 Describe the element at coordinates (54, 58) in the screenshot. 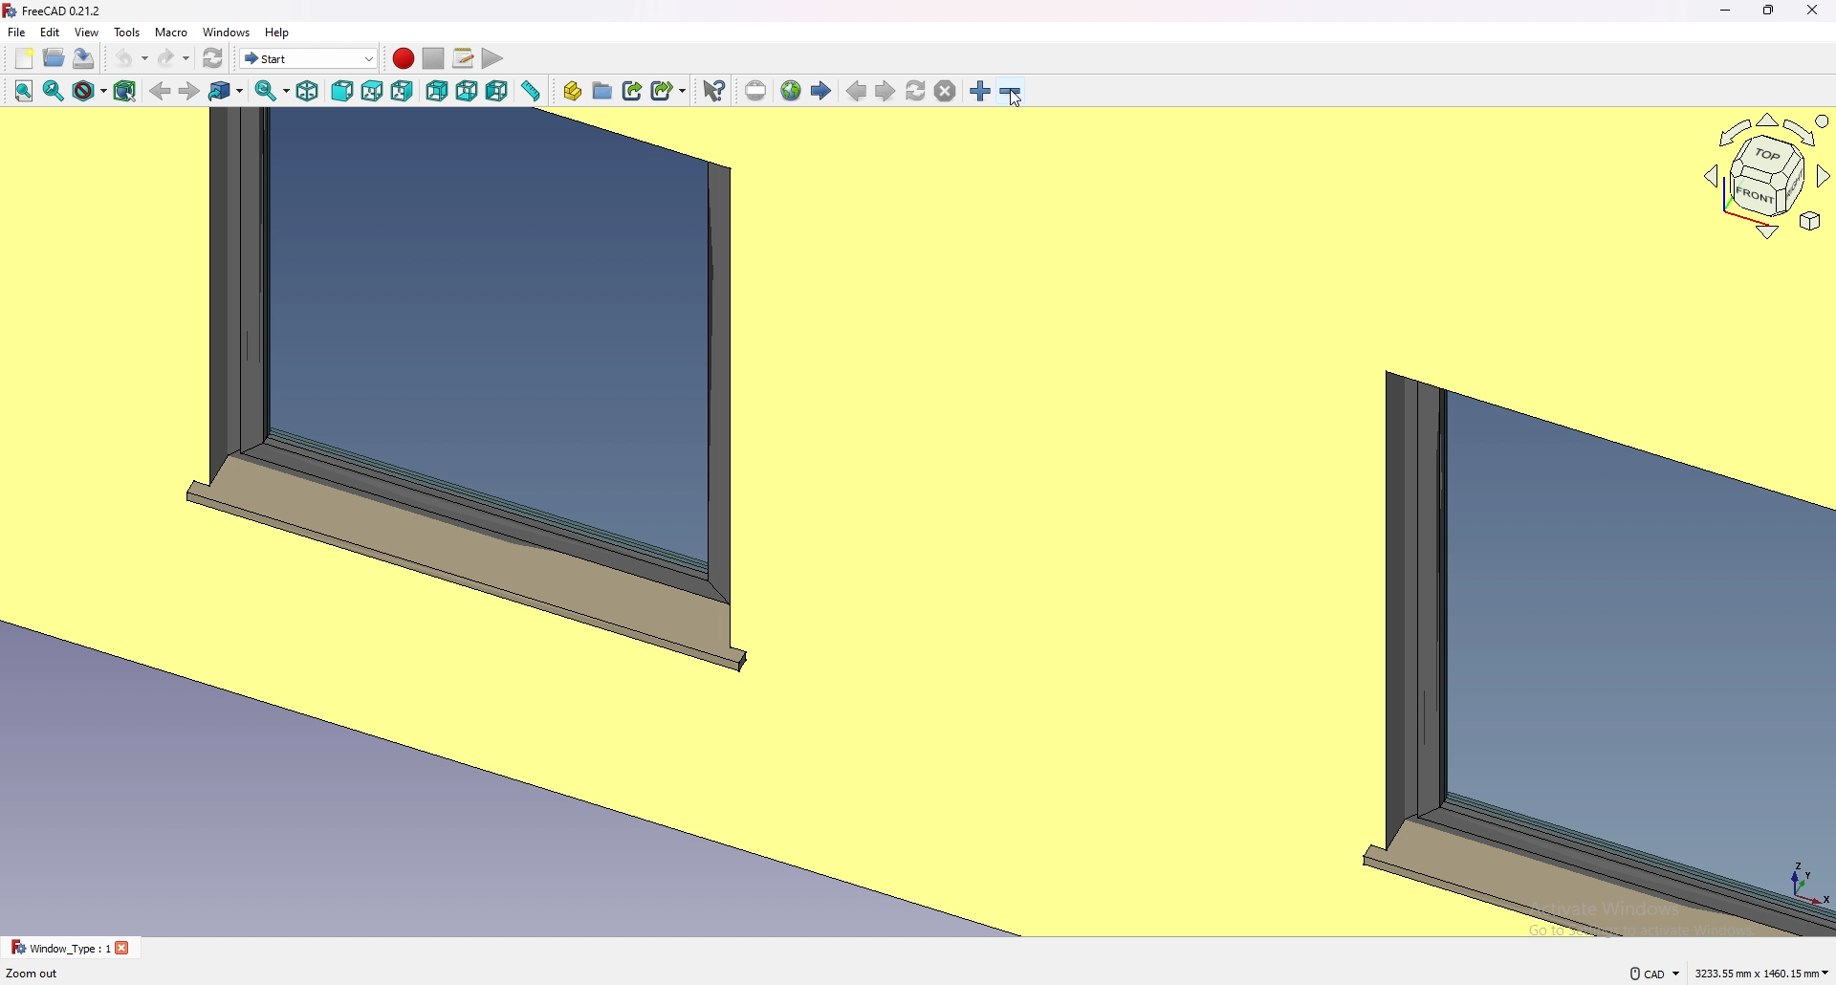

I see `open` at that location.